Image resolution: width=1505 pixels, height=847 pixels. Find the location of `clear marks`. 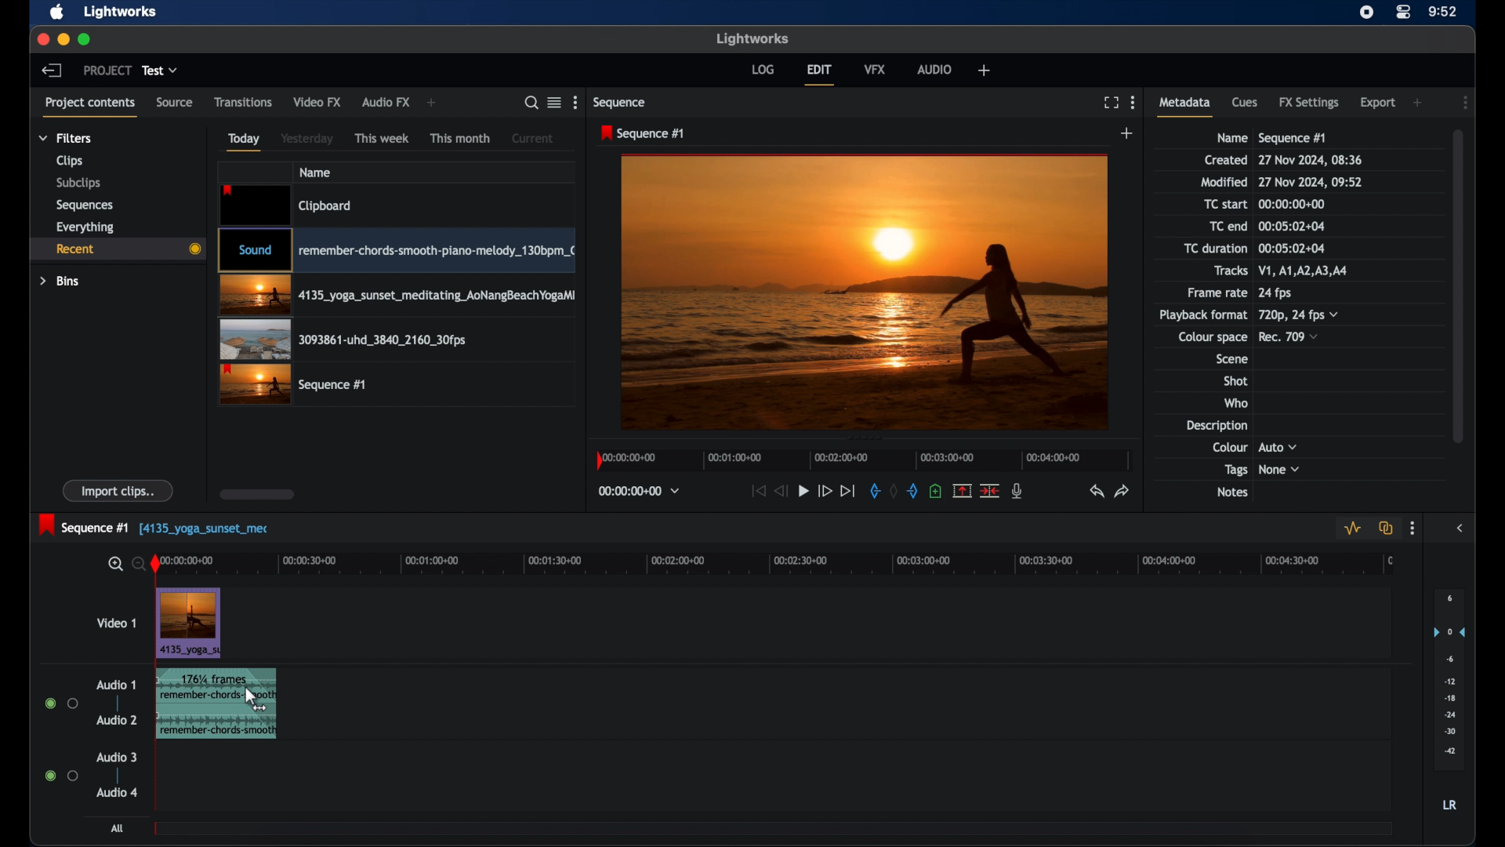

clear marks is located at coordinates (894, 492).